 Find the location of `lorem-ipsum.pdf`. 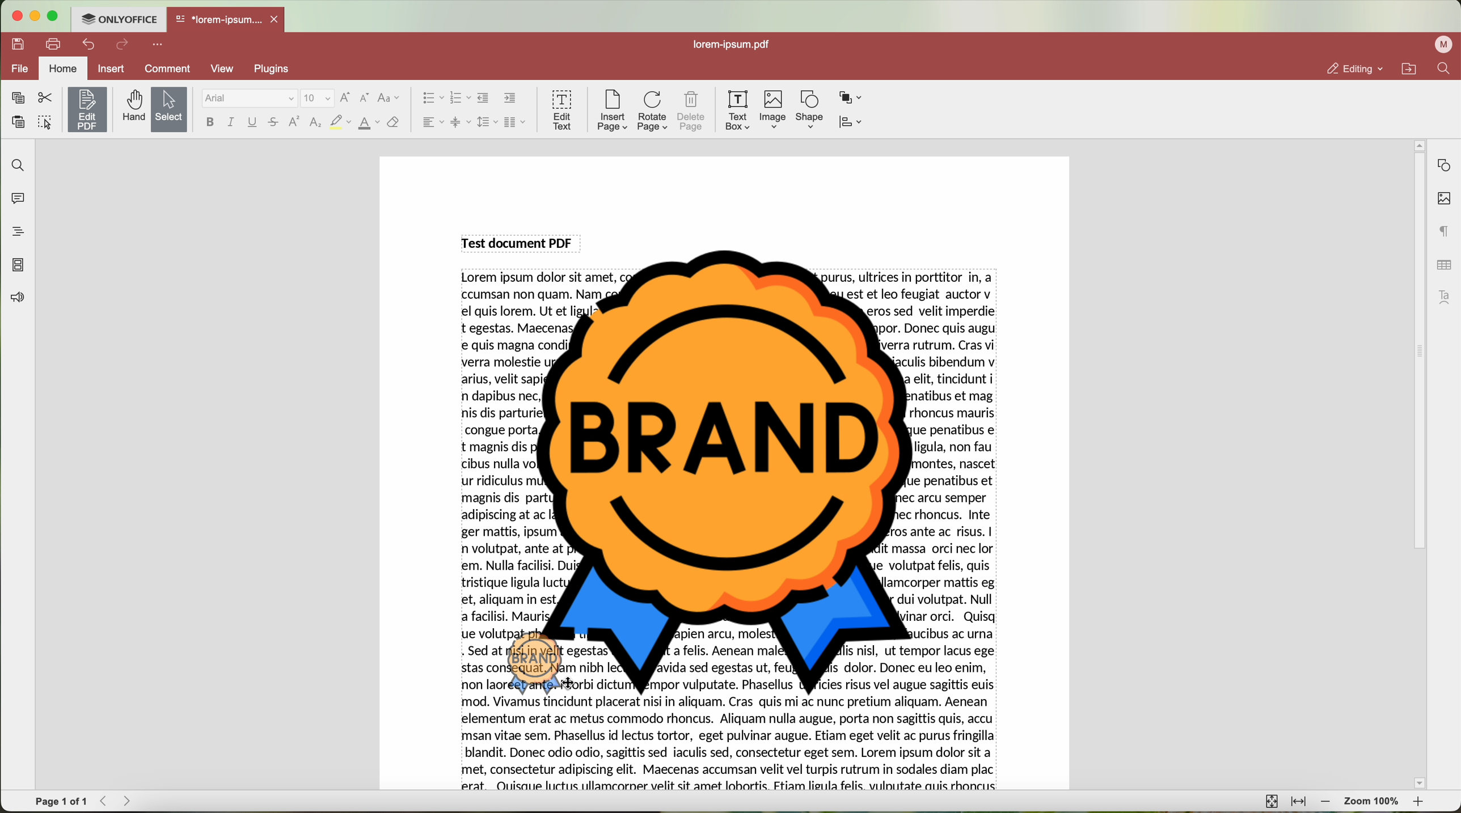

lorem-ipsum.pdf is located at coordinates (736, 44).